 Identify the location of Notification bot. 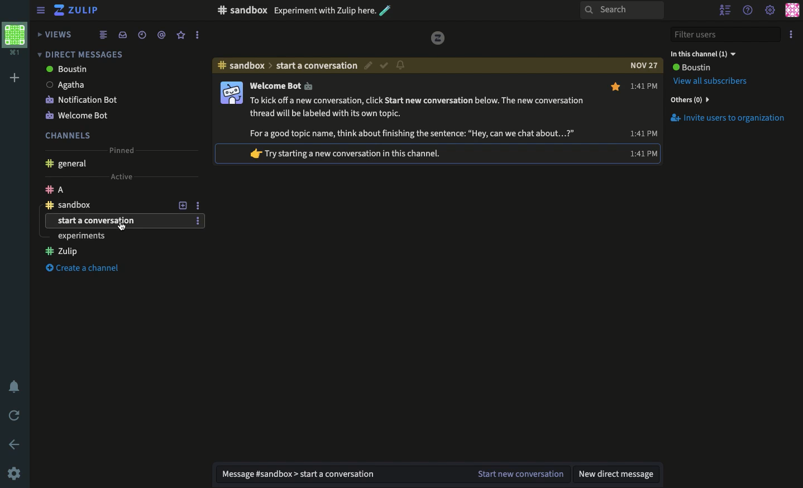
(107, 99).